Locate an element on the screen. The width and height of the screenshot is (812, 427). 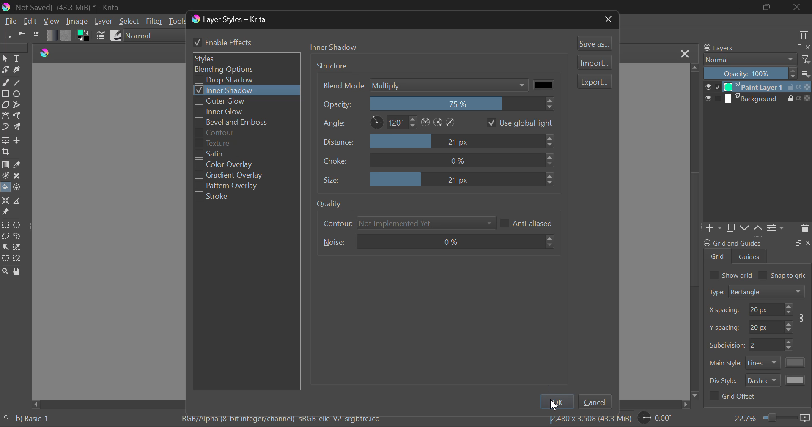
Brush Settings is located at coordinates (101, 36).